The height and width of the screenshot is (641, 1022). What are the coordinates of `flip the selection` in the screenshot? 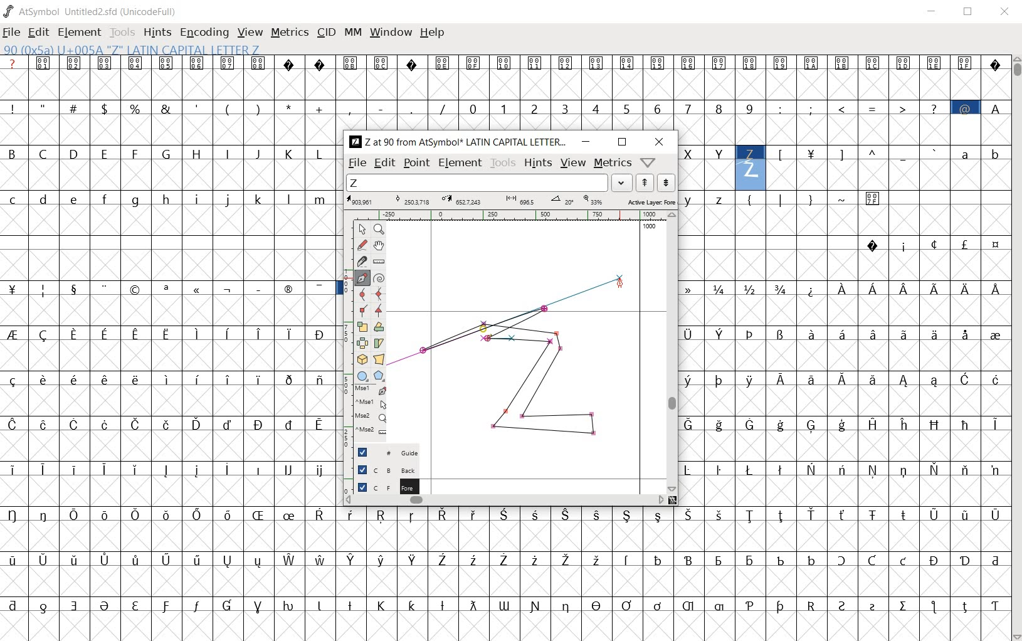 It's located at (362, 344).